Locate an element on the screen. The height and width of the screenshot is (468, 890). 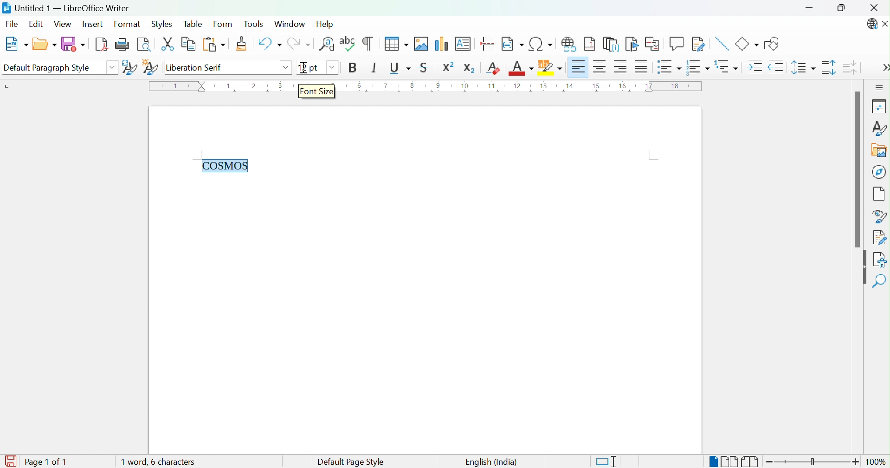
Drop down is located at coordinates (330, 67).